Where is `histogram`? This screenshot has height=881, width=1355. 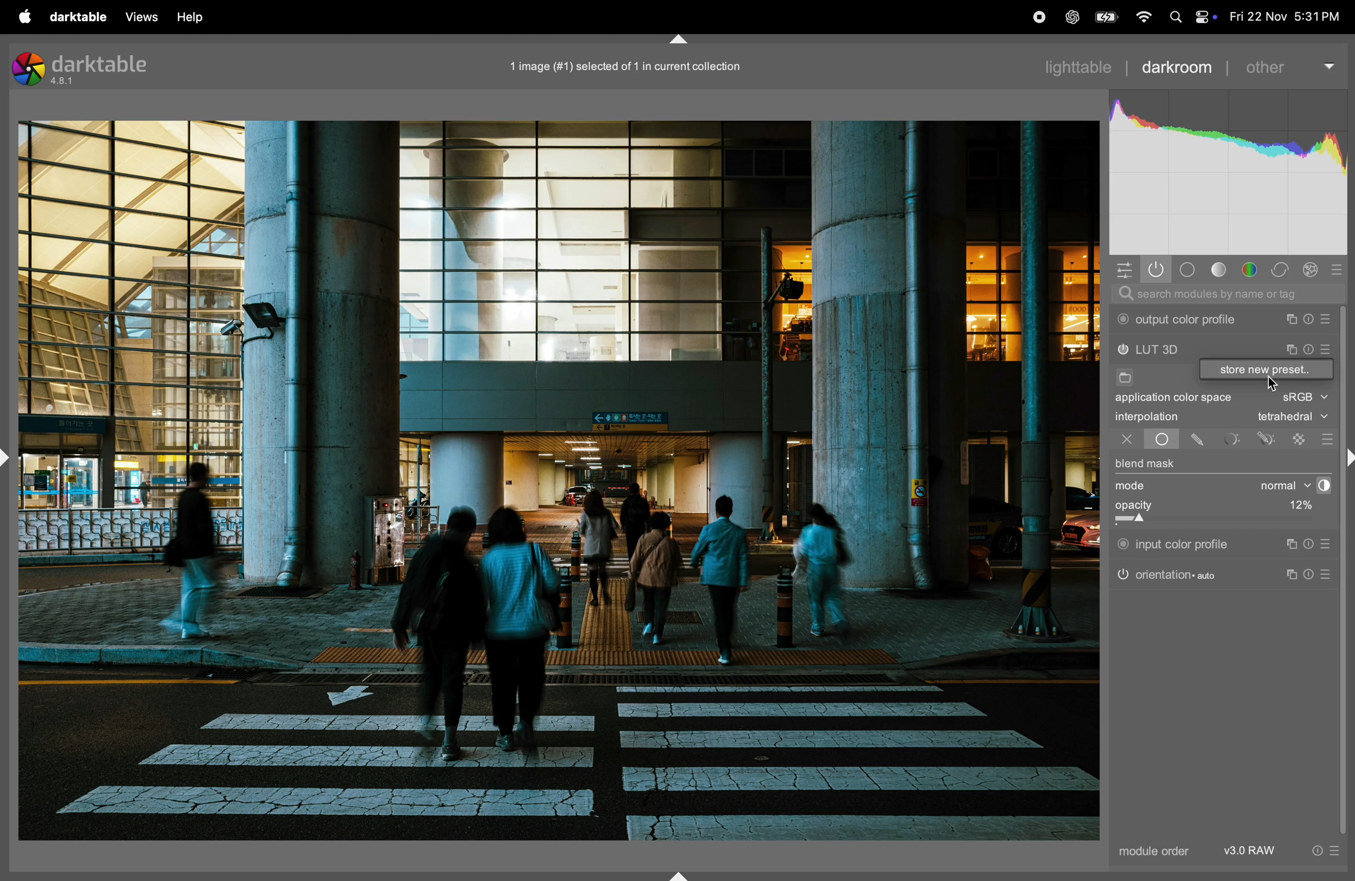 histogram is located at coordinates (1229, 174).